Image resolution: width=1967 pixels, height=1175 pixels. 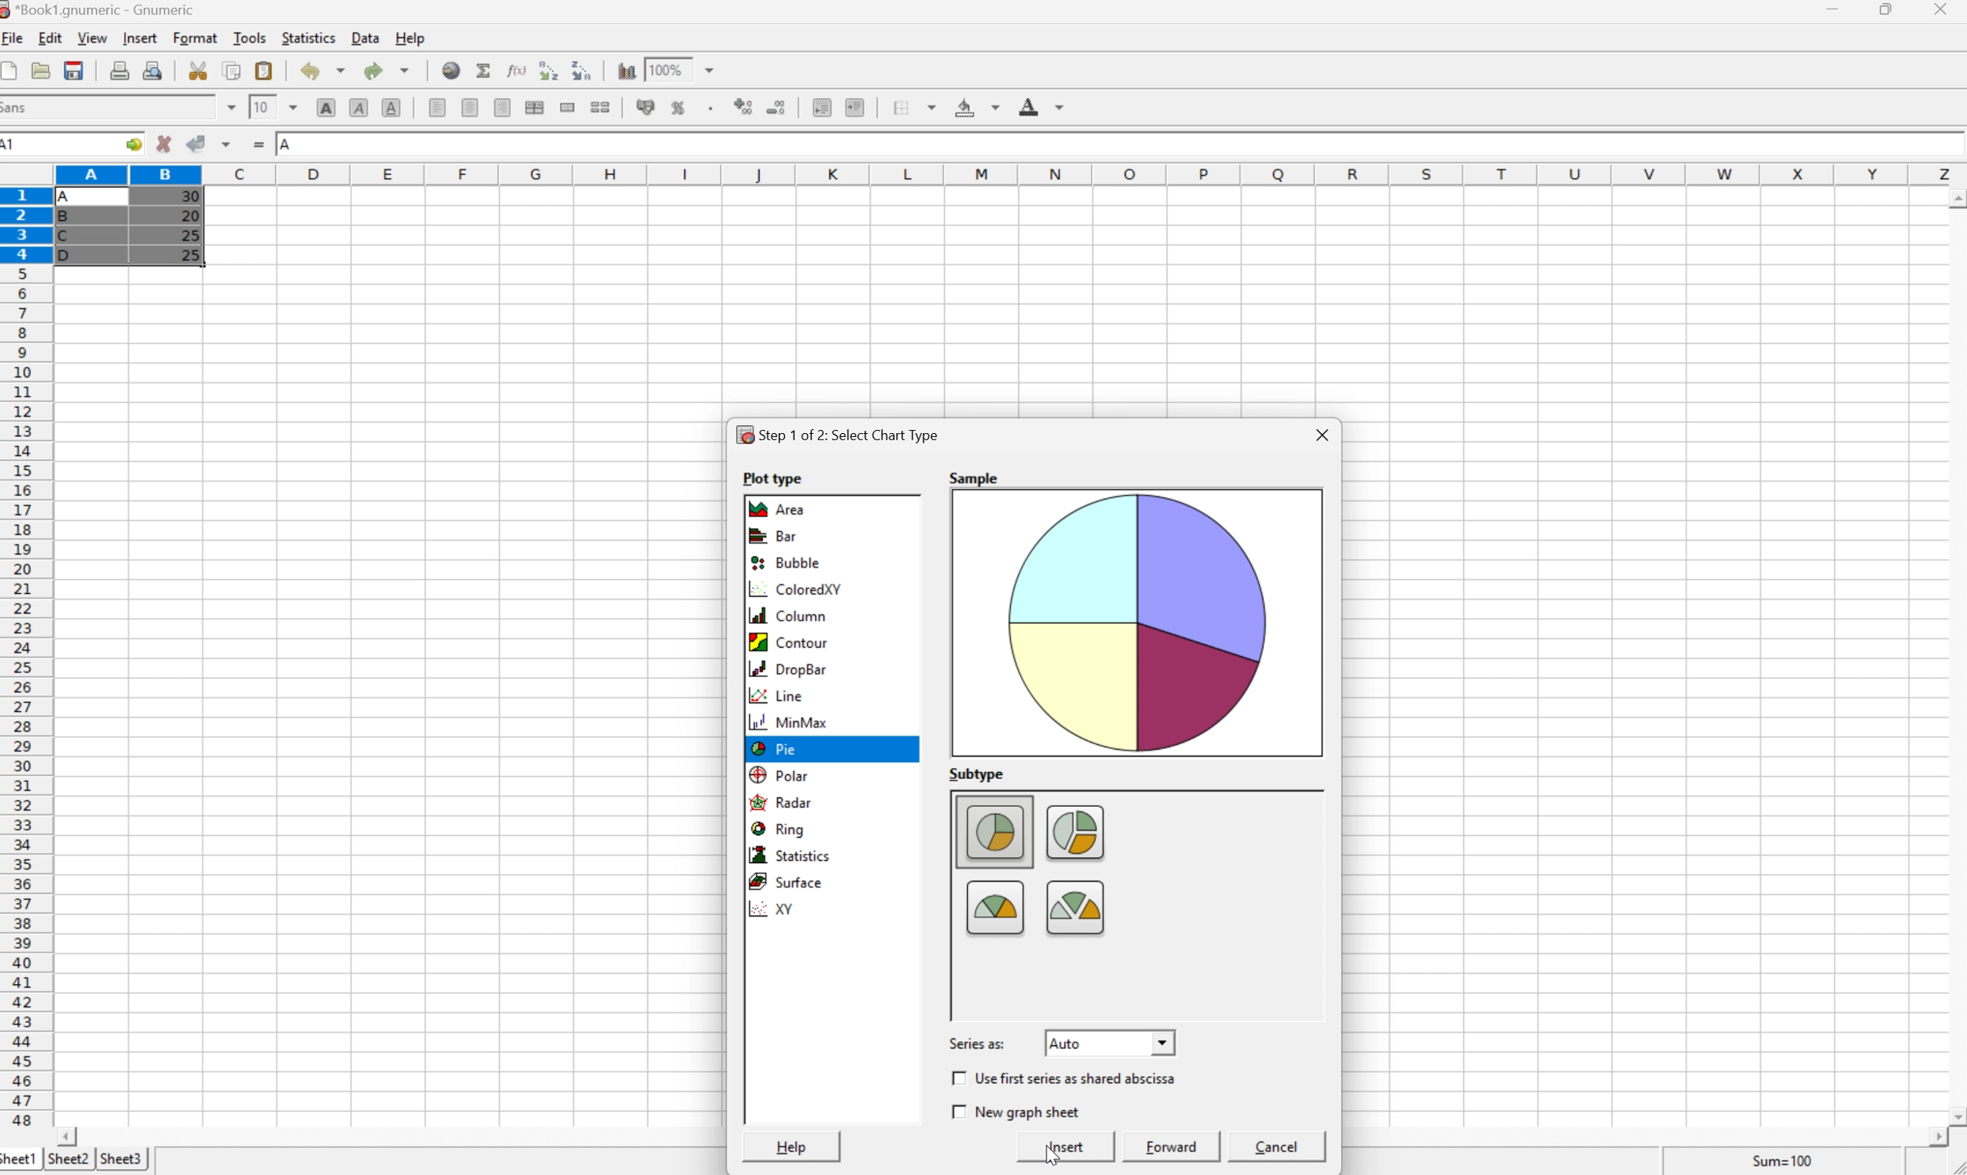 What do you see at coordinates (710, 108) in the screenshot?
I see `Set the format of the selected cells to include a thousands separator` at bounding box center [710, 108].